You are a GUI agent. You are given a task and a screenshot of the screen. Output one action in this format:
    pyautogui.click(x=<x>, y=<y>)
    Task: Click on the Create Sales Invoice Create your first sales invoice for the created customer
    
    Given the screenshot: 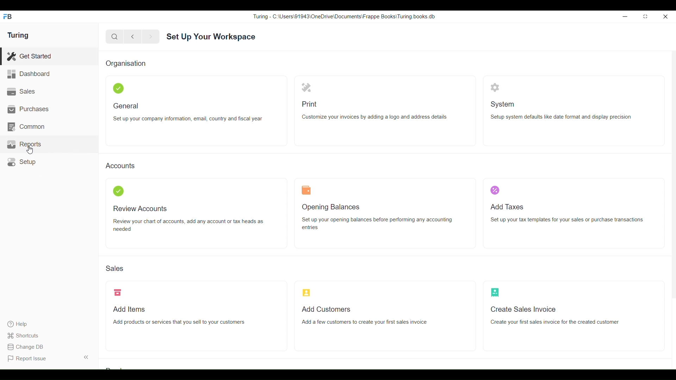 What is the action you would take?
    pyautogui.click(x=555, y=316)
    